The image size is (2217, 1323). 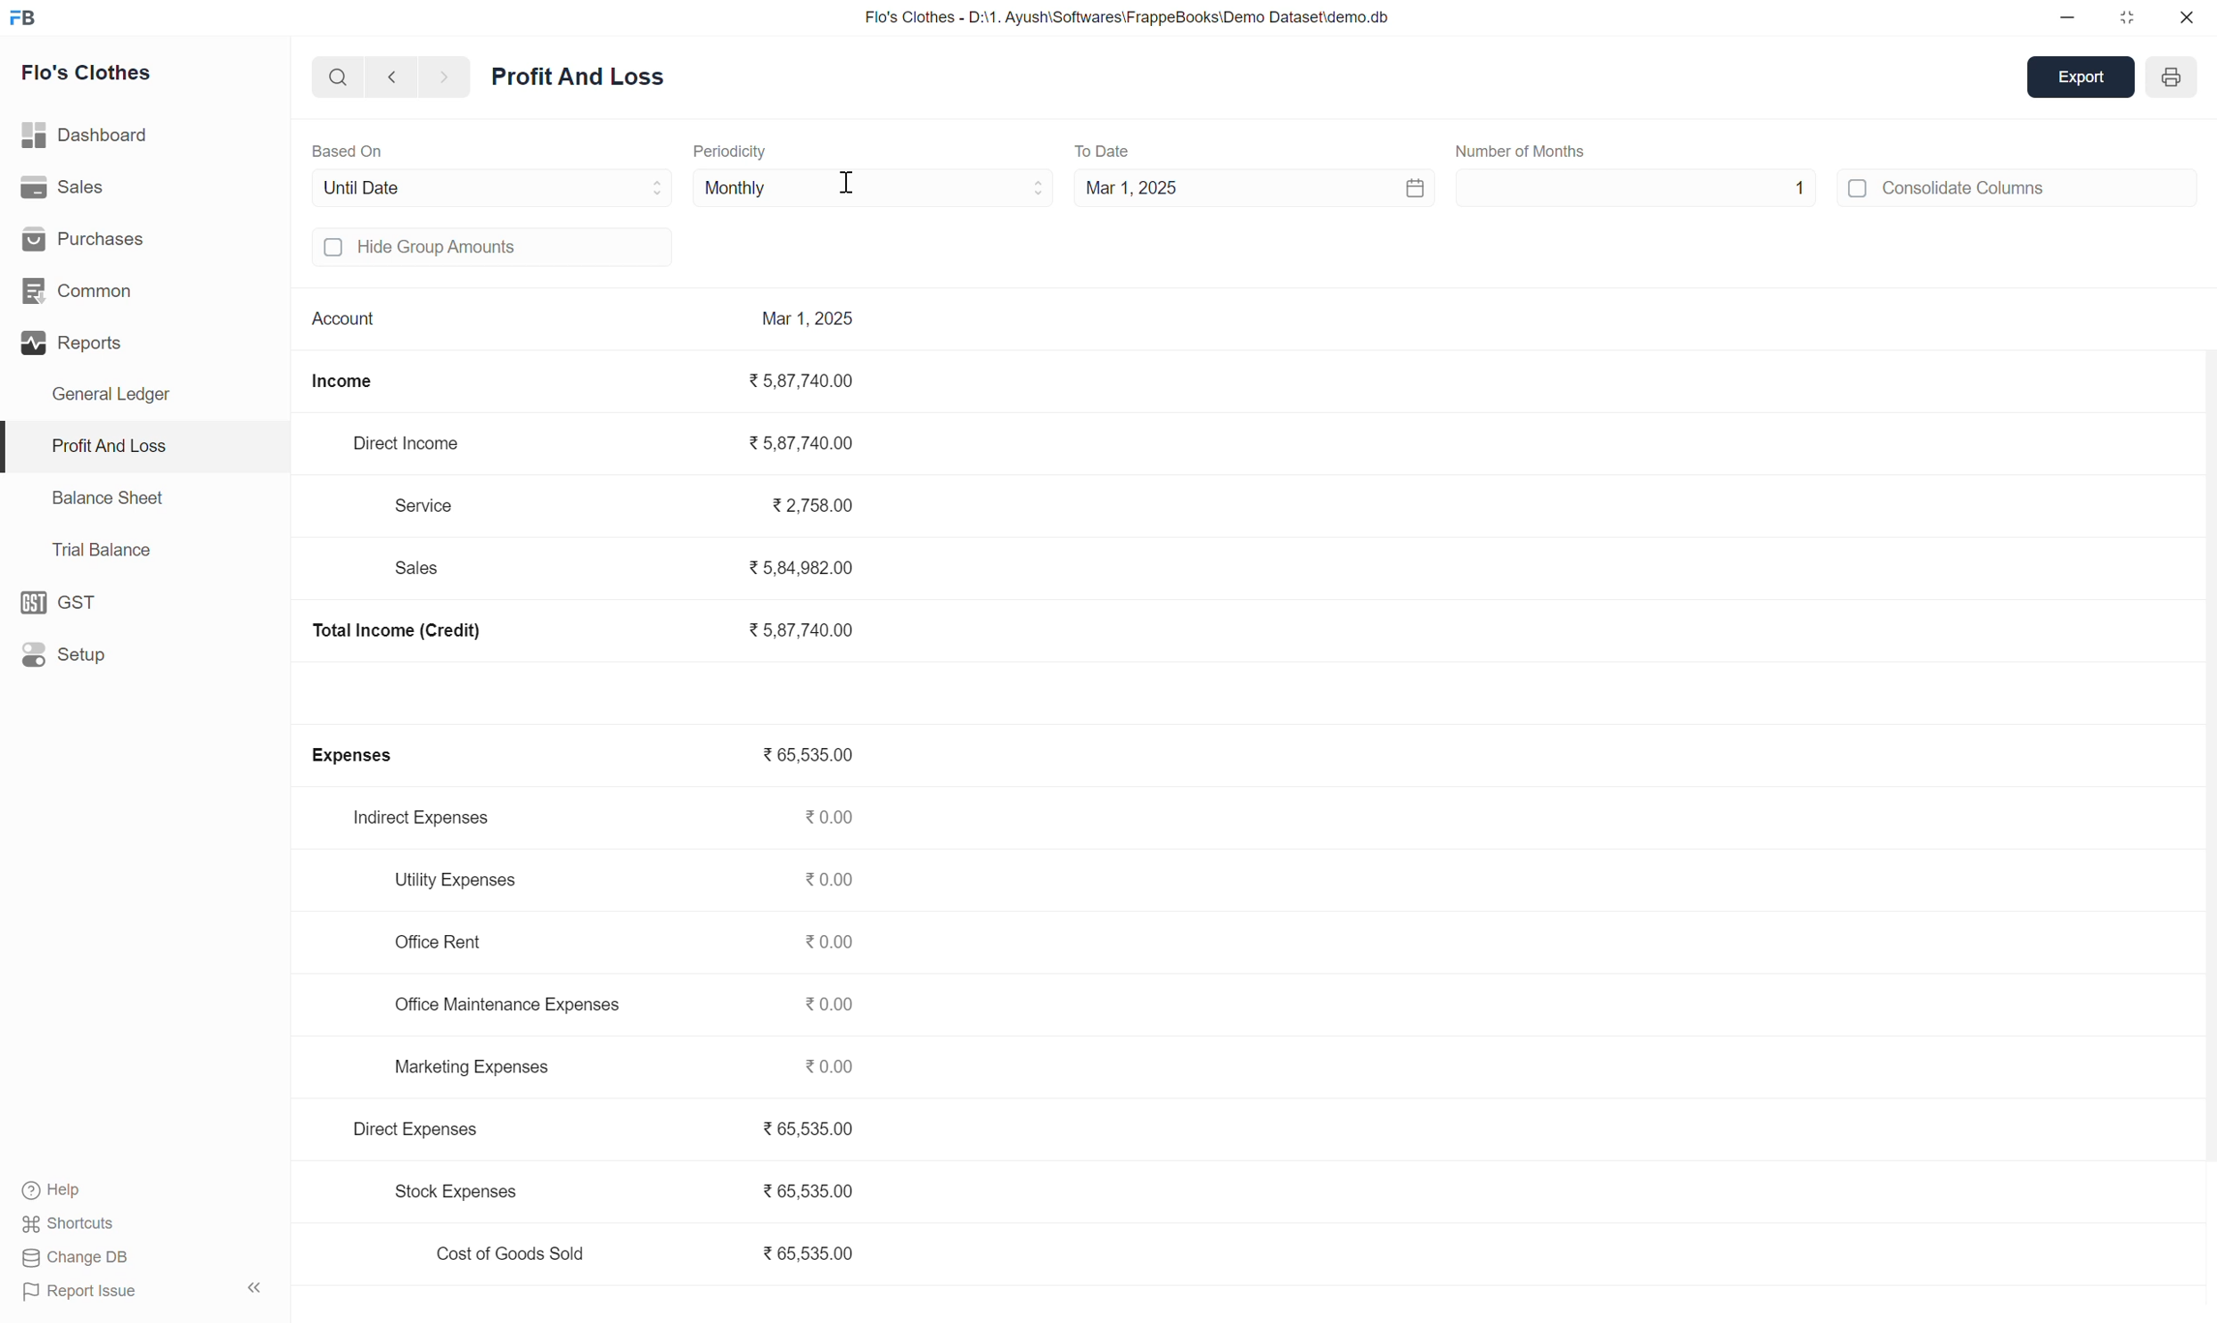 I want to click on Cursor, so click(x=852, y=189).